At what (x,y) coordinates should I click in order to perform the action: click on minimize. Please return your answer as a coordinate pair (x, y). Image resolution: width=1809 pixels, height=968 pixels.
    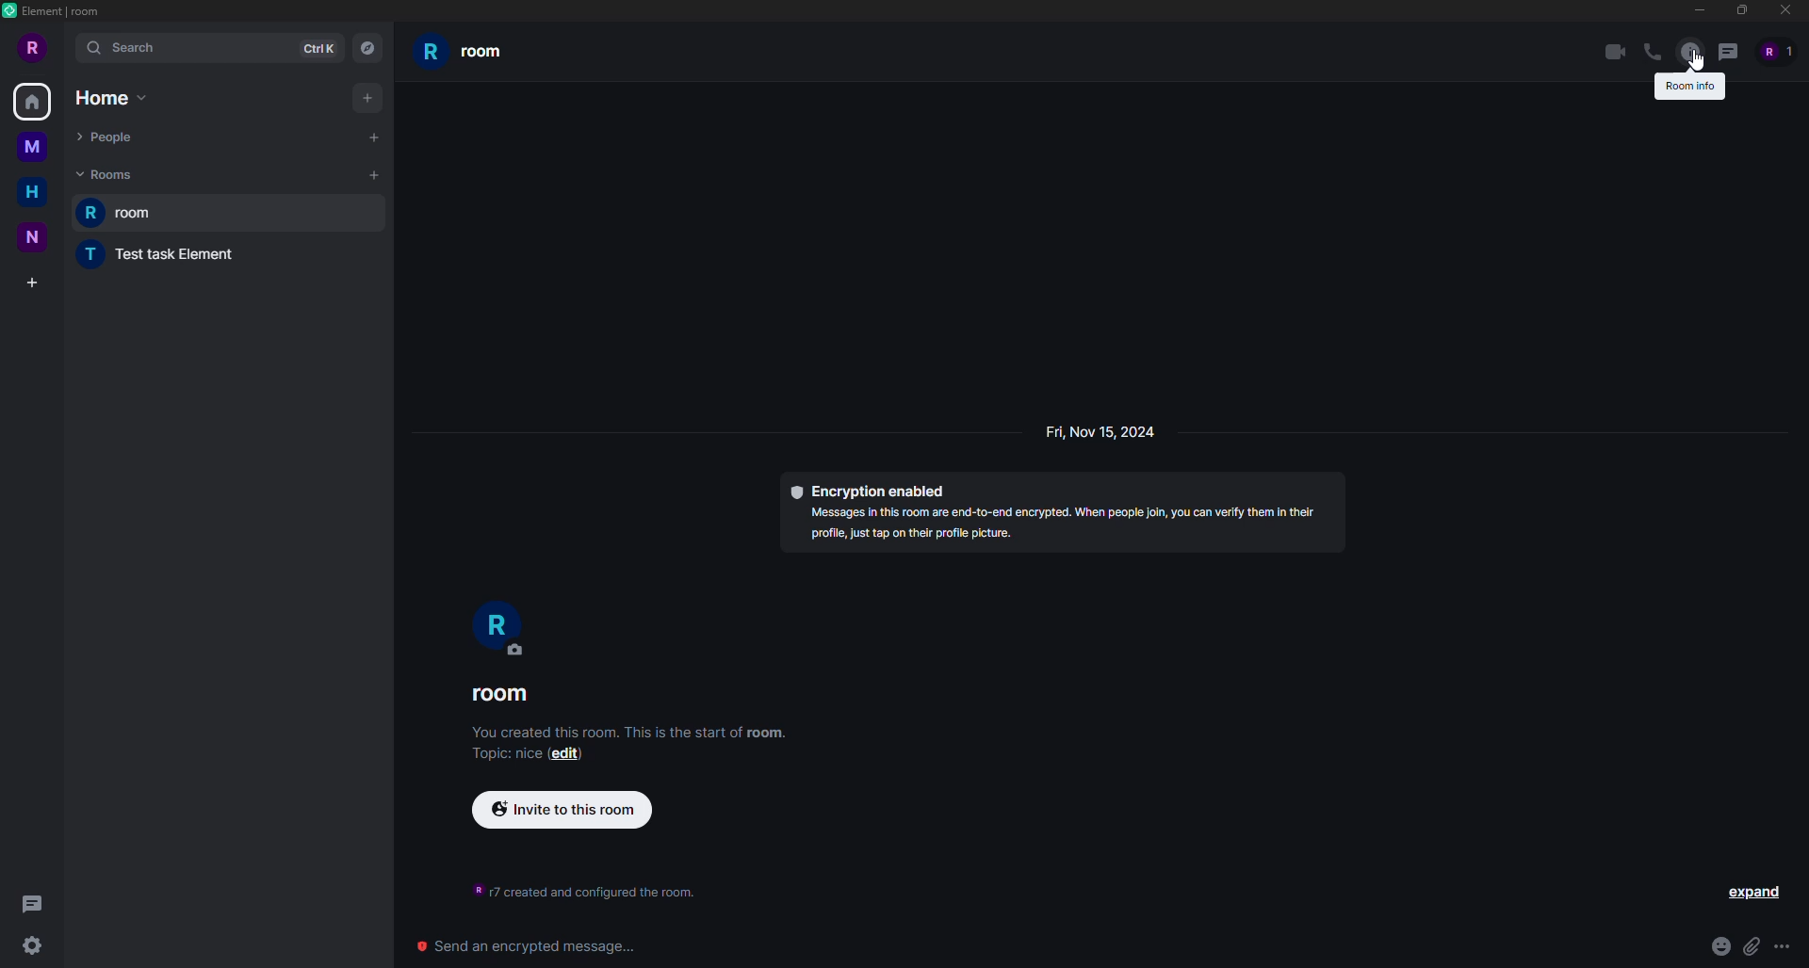
    Looking at the image, I should click on (1701, 10).